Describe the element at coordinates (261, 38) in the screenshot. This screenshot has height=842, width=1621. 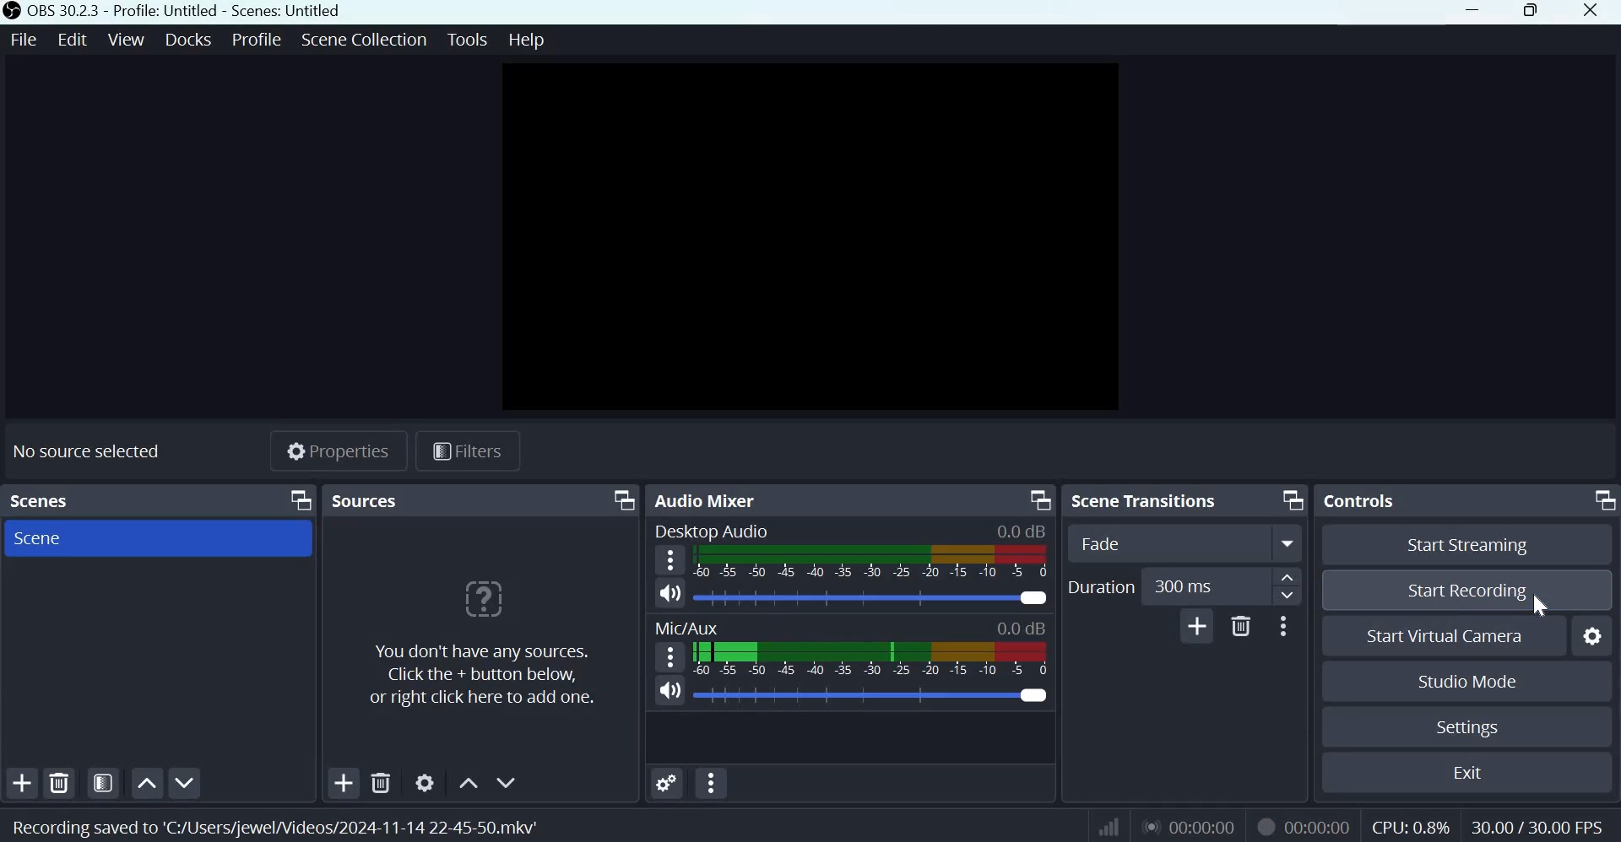
I see `Profile` at that location.